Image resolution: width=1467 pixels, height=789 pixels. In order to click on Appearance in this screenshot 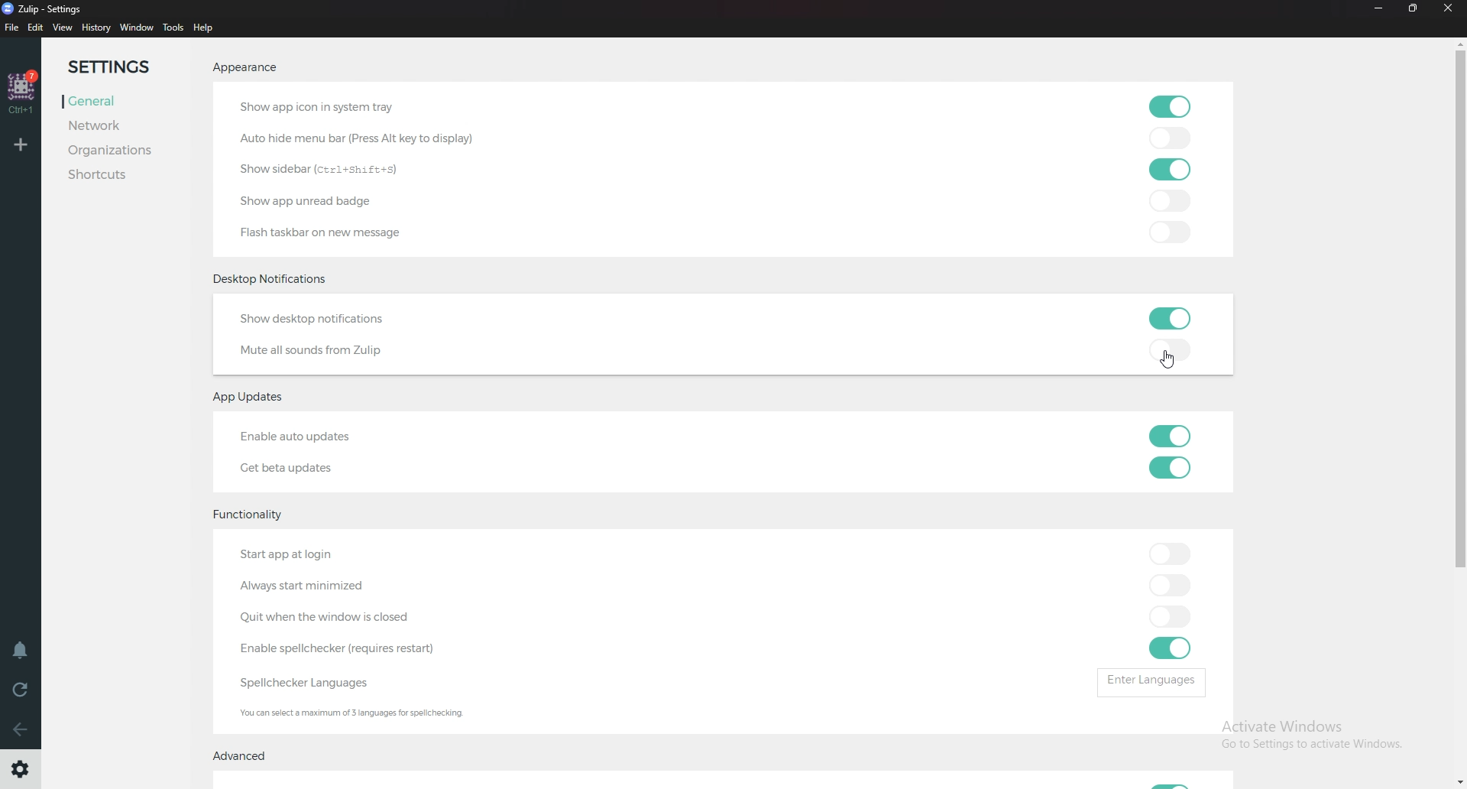, I will do `click(245, 67)`.